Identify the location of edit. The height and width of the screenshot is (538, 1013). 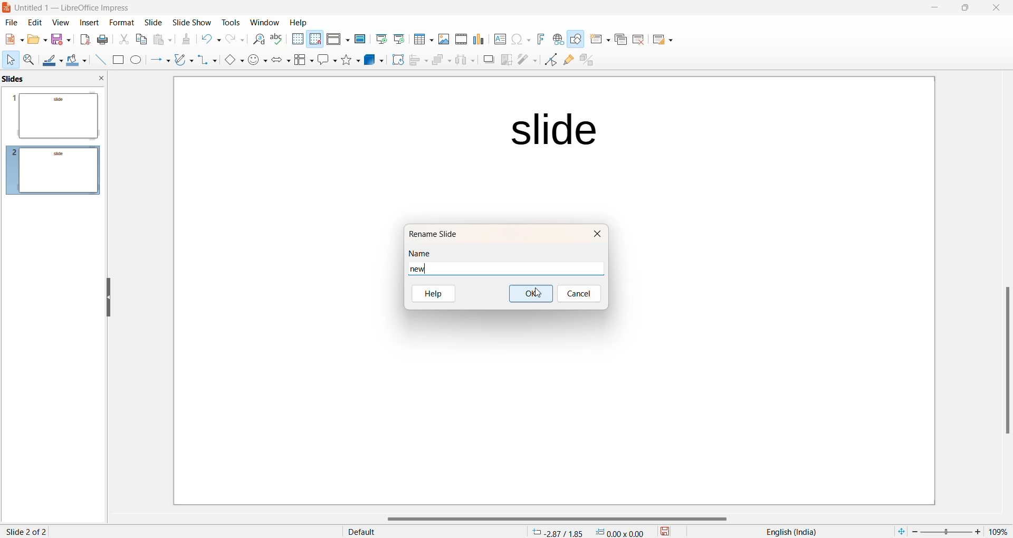
(34, 23).